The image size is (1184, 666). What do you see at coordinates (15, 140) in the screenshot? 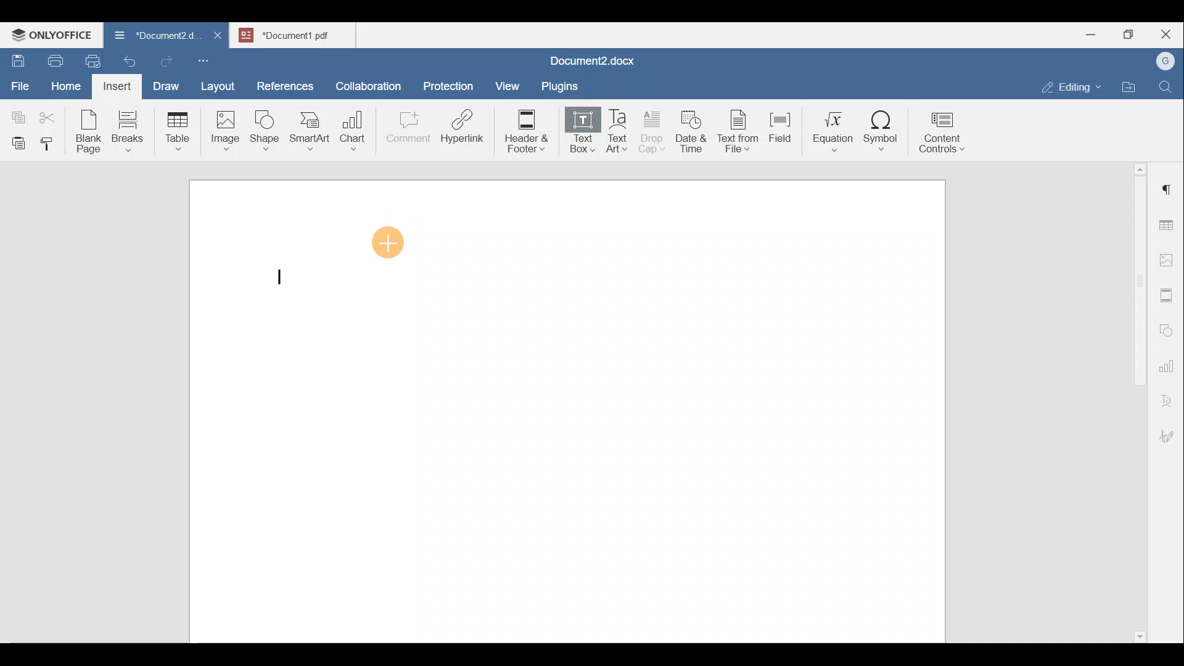
I see `Paste` at bounding box center [15, 140].